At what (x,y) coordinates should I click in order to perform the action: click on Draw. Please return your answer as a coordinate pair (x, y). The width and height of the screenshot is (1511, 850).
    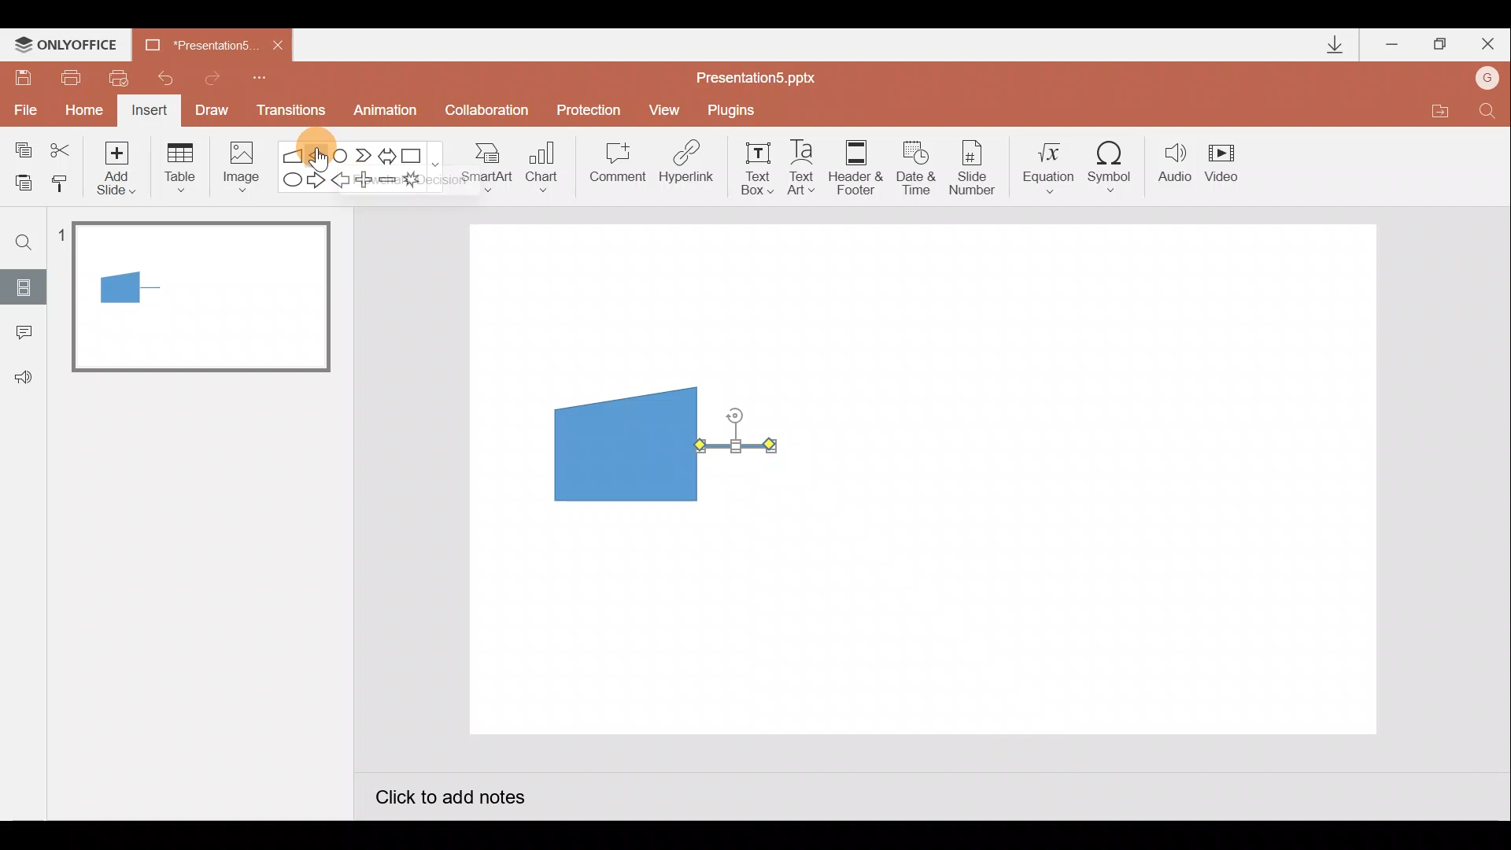
    Looking at the image, I should click on (212, 109).